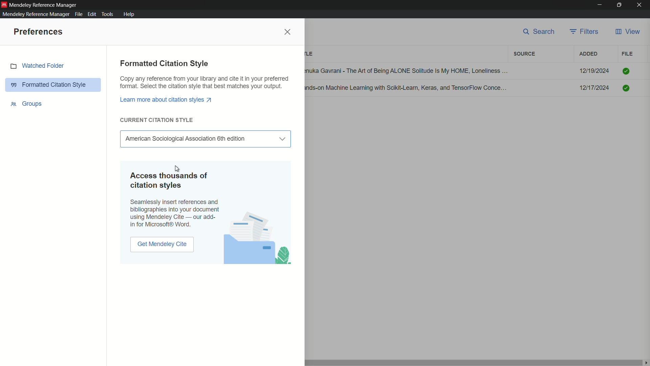 This screenshot has width=650, height=366. What do you see at coordinates (205, 139) in the screenshot?
I see `Select Citation Style` at bounding box center [205, 139].